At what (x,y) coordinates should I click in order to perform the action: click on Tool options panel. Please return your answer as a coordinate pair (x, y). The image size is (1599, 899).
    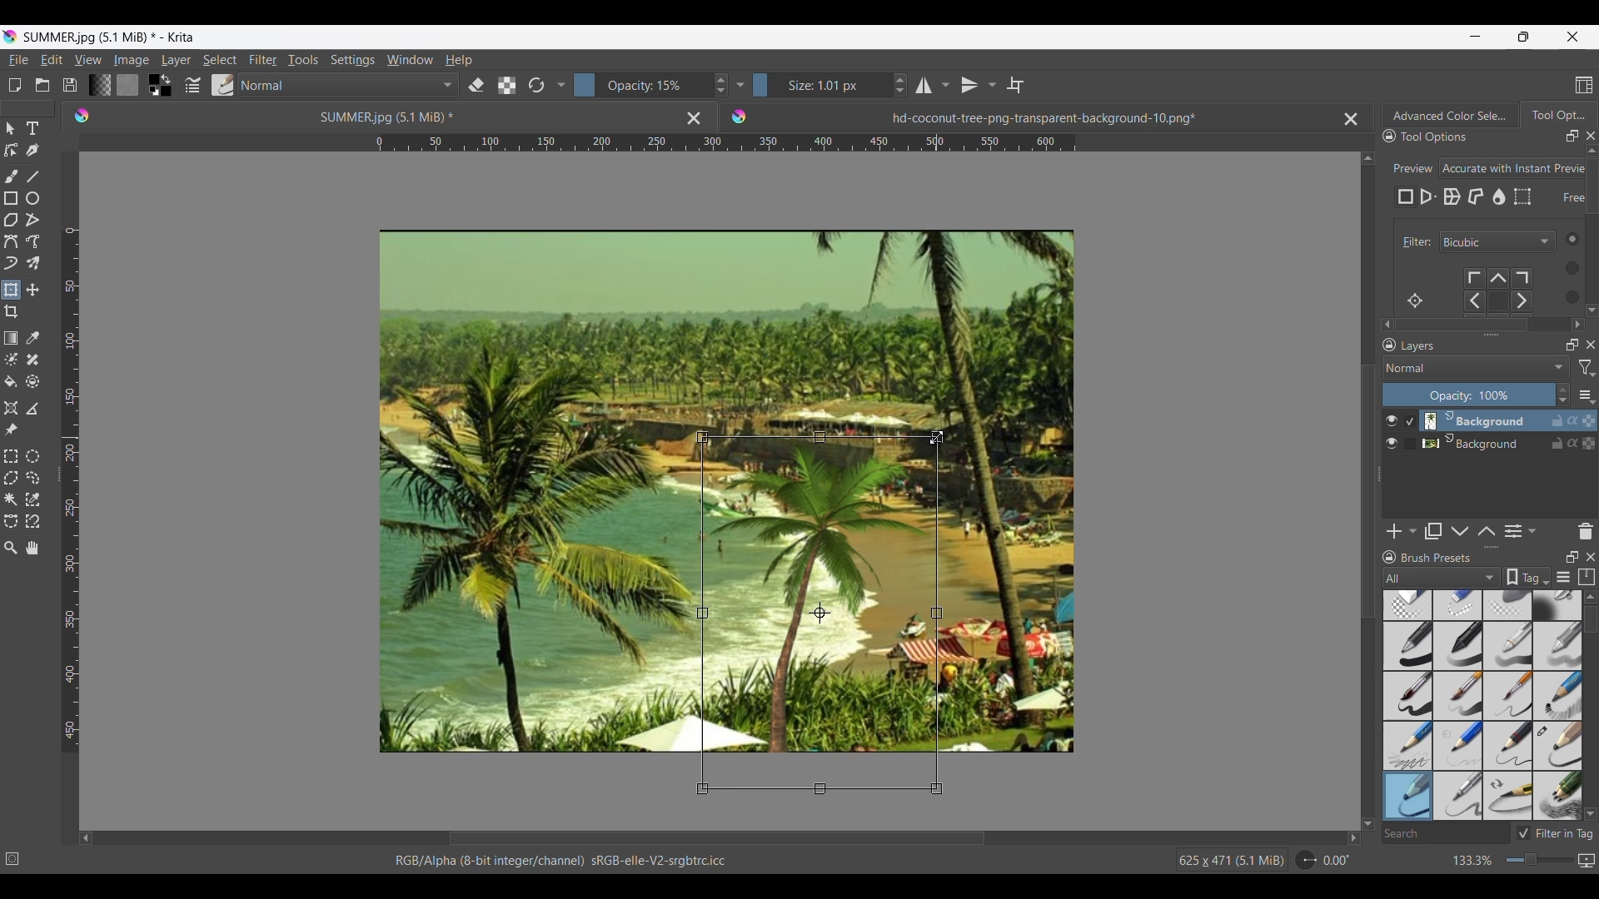
    Looking at the image, I should click on (1557, 114).